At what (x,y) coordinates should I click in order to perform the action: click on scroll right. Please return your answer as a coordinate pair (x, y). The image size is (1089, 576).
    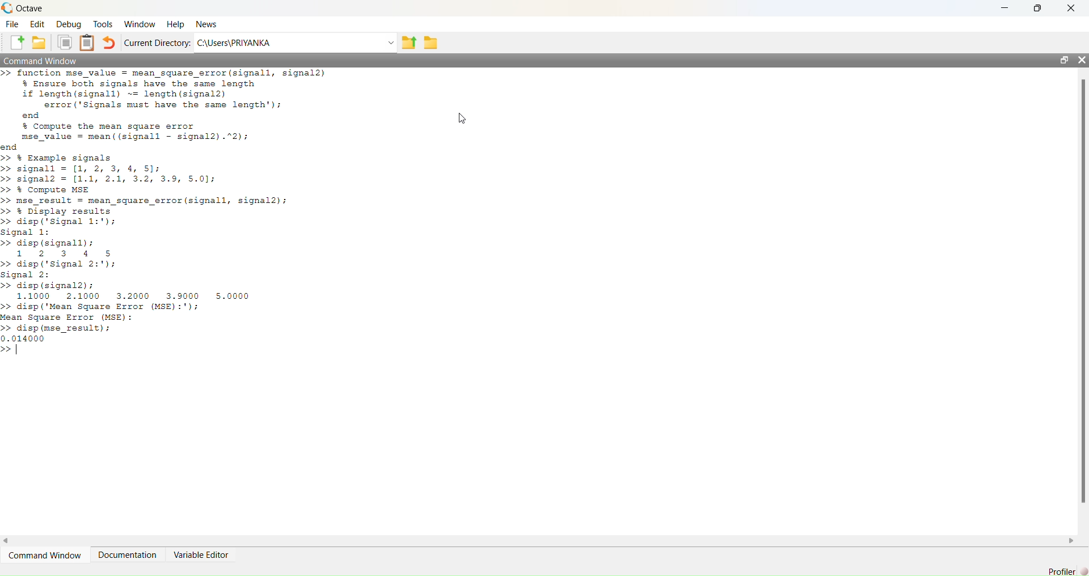
    Looking at the image, I should click on (1071, 541).